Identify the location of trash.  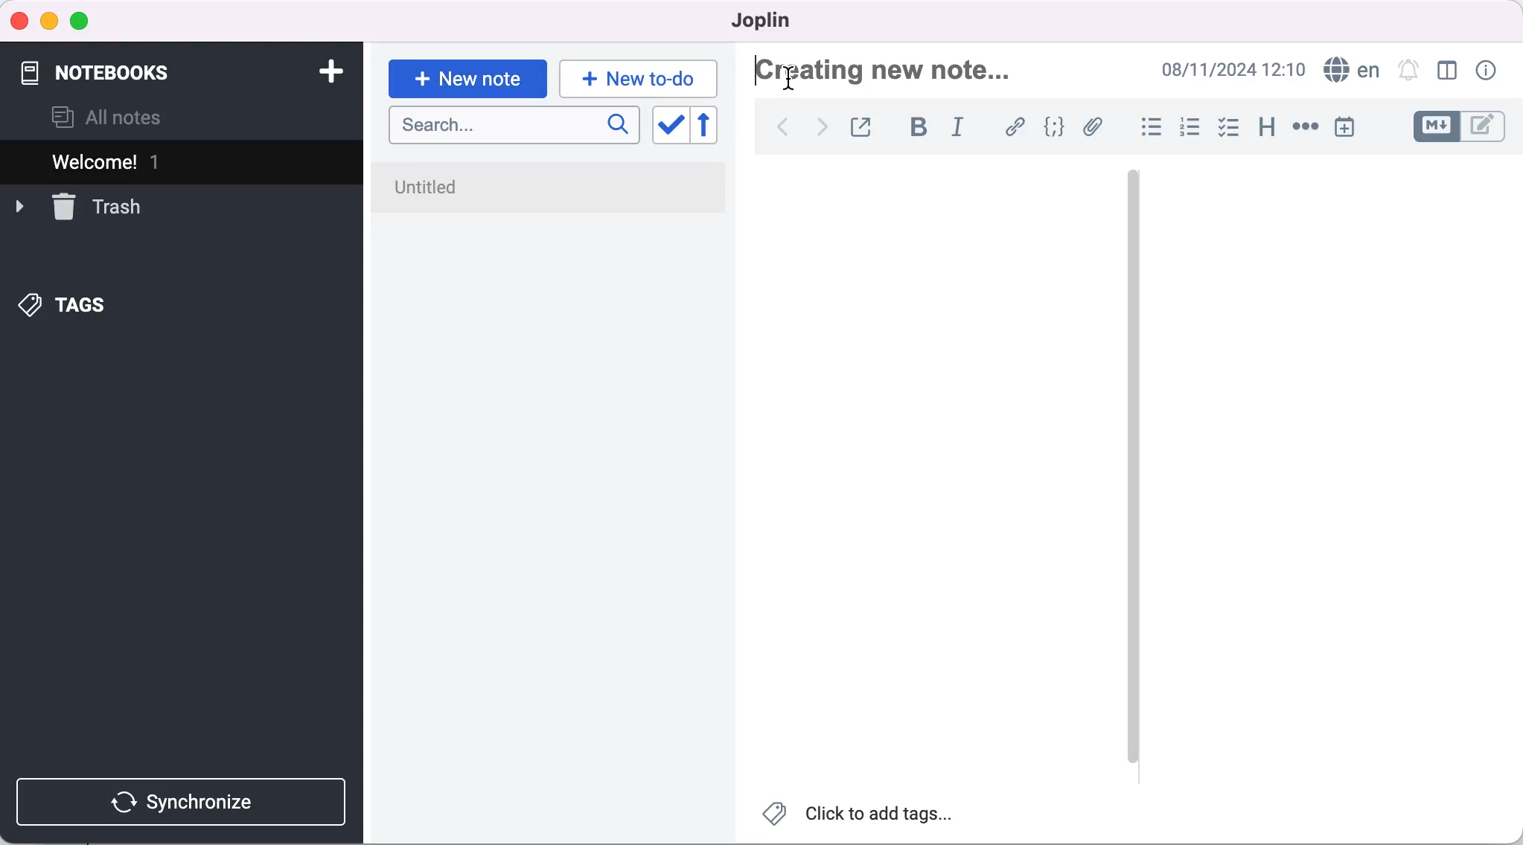
(98, 207).